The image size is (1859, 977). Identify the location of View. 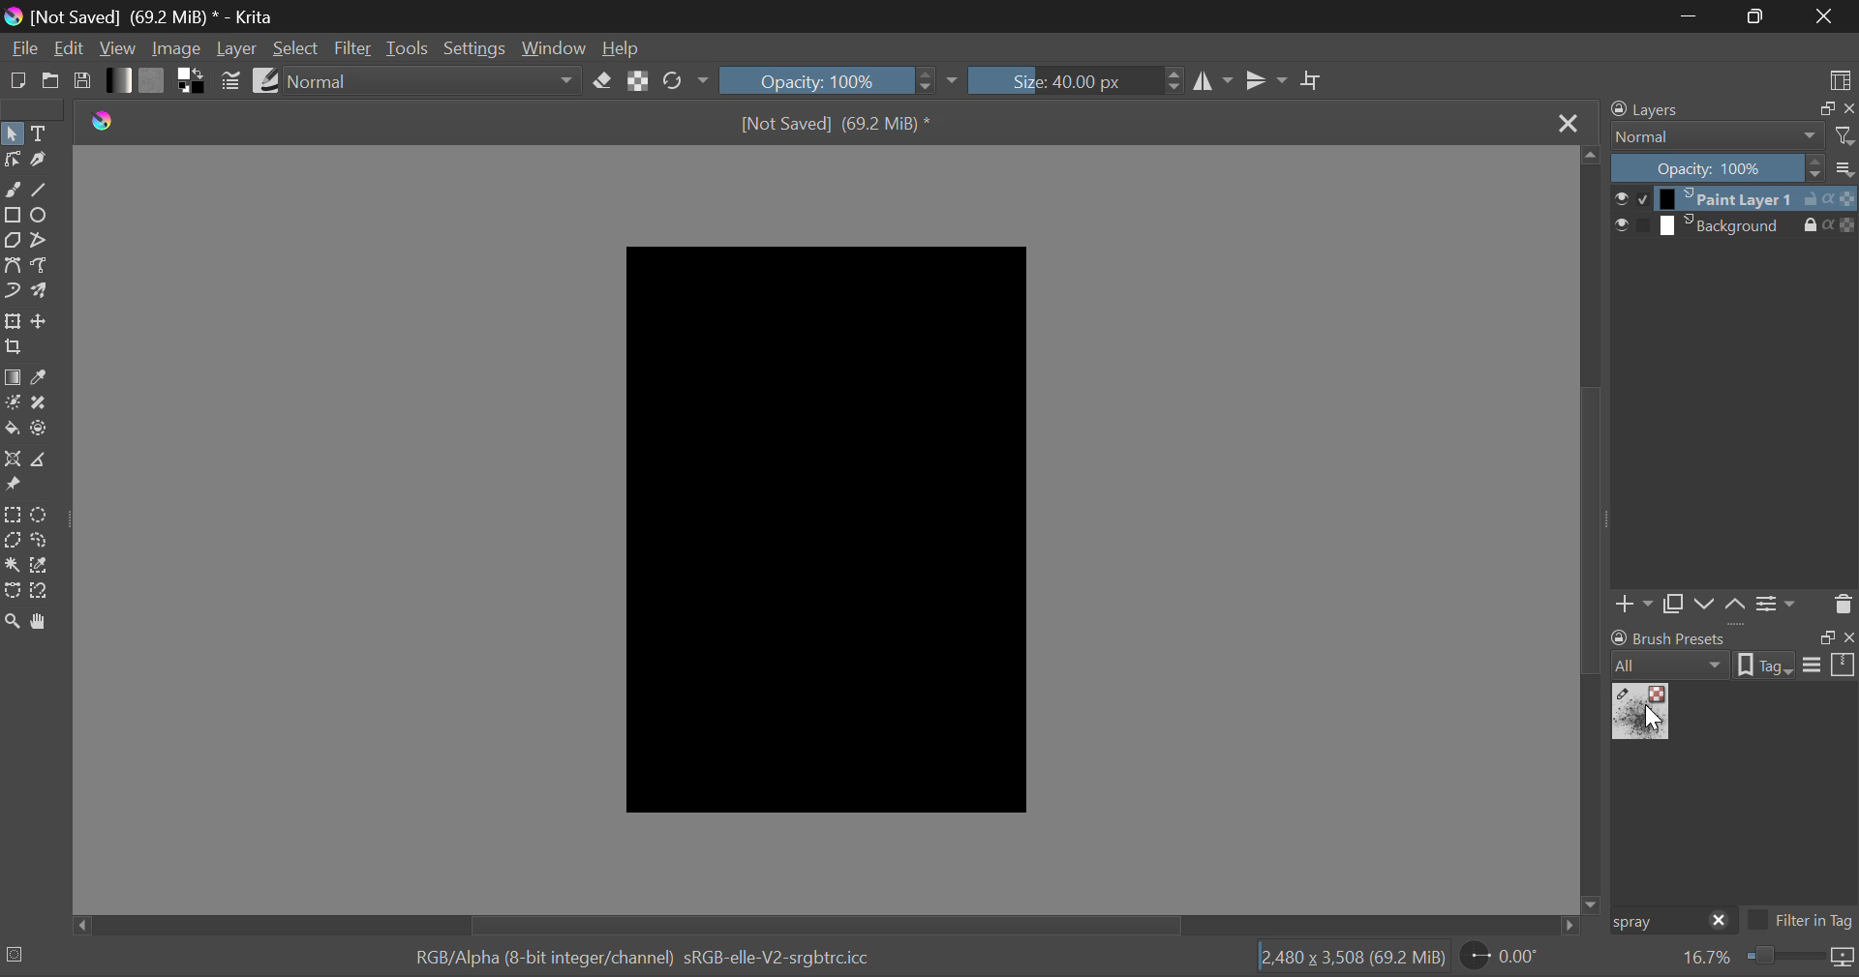
(121, 48).